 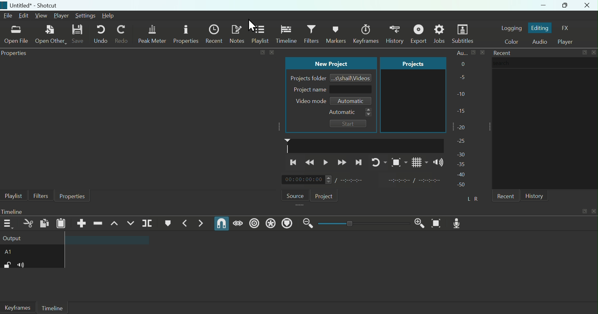 I want to click on close, so click(x=593, y=211).